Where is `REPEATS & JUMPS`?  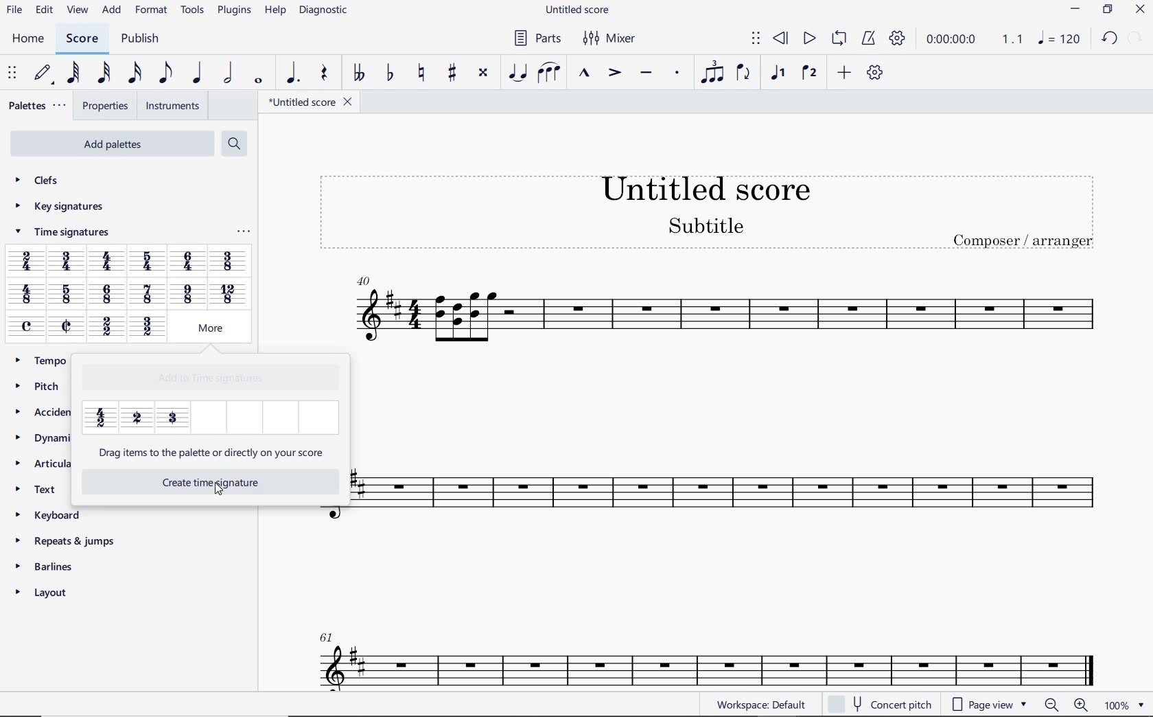 REPEATS & JUMPS is located at coordinates (67, 538).